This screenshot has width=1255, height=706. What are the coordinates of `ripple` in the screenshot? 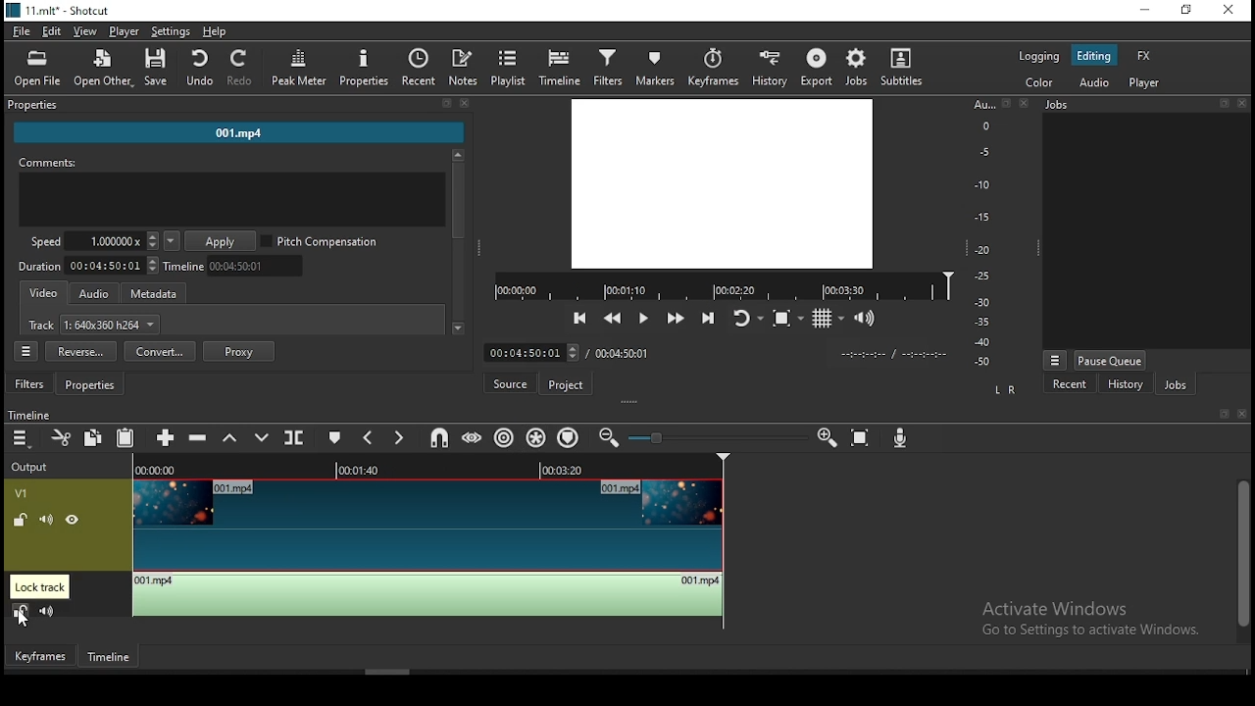 It's located at (503, 436).